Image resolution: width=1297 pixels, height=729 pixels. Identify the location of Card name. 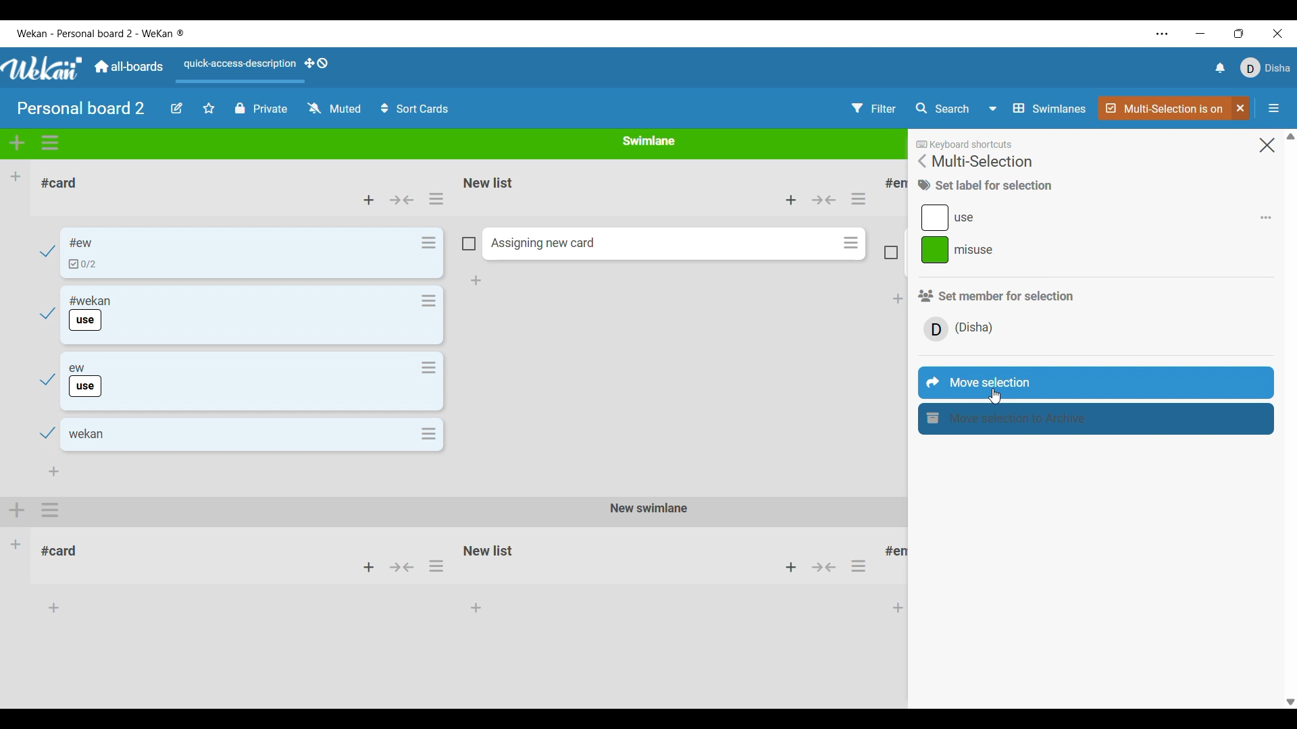
(84, 242).